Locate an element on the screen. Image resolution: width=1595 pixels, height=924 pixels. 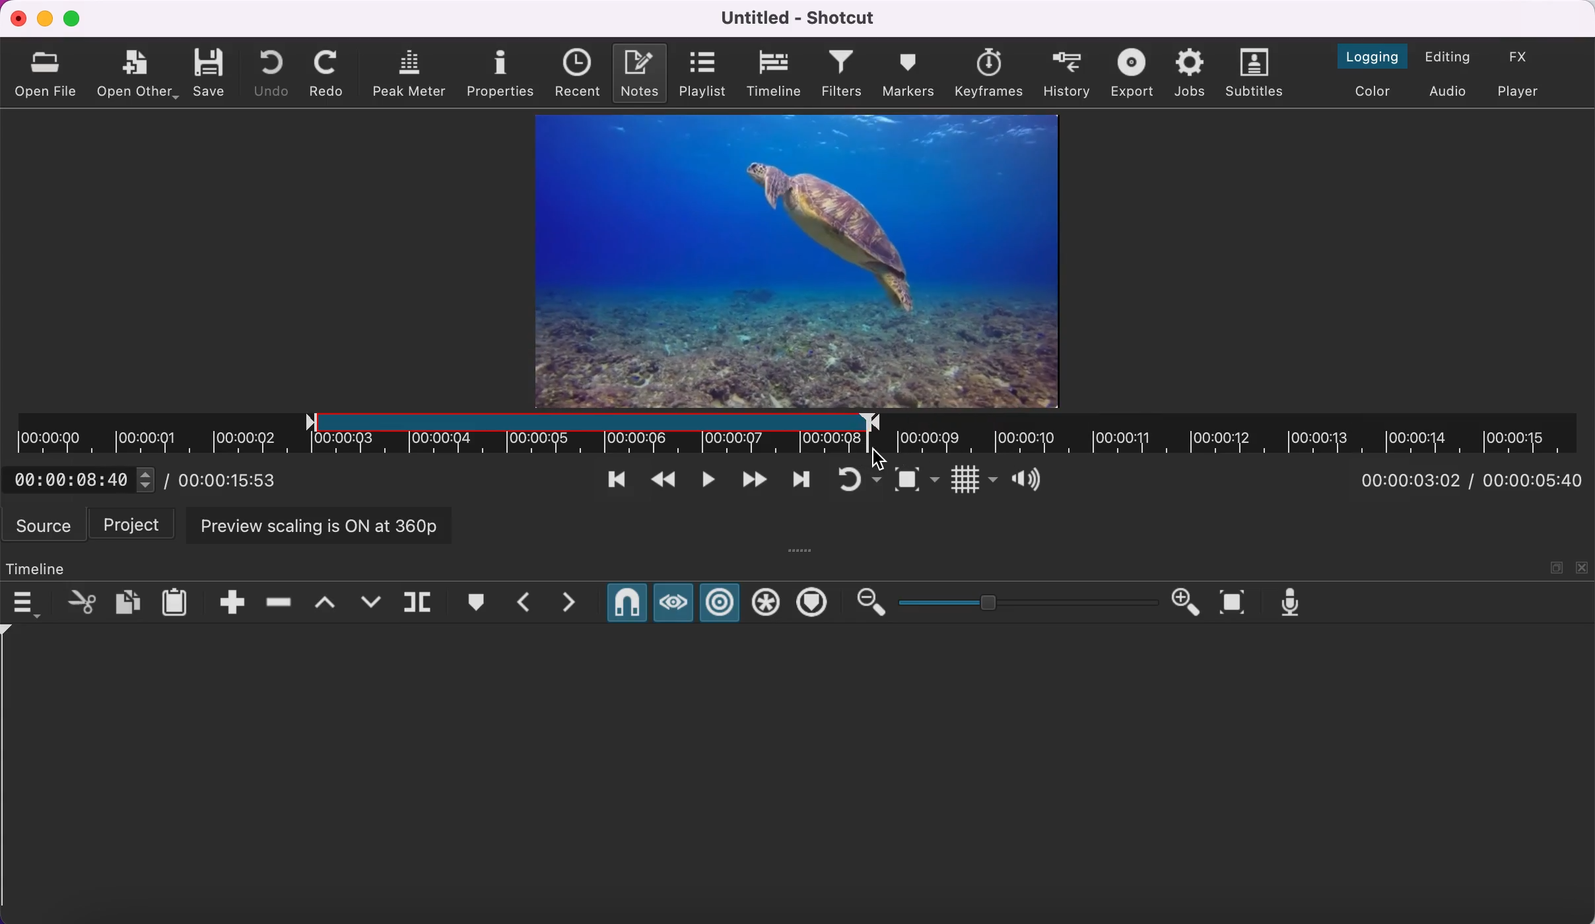
switch to the effects layout is located at coordinates (1522, 59).